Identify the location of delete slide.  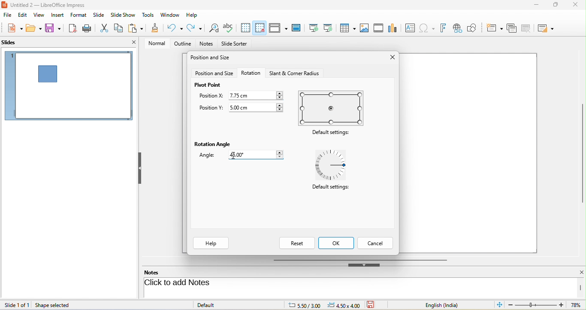
(529, 28).